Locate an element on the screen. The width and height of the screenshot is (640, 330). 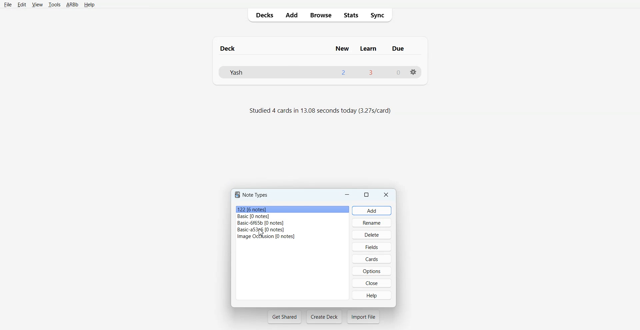
Sync is located at coordinates (379, 15).